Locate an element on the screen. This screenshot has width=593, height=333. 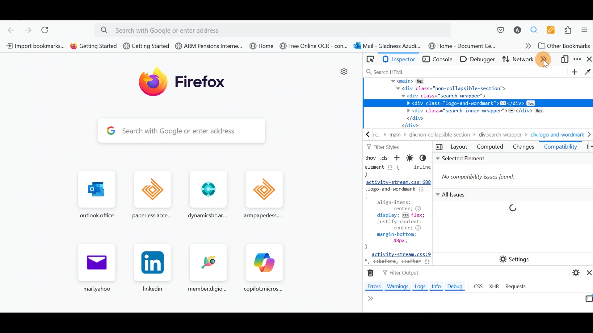
Errors is located at coordinates (372, 286).